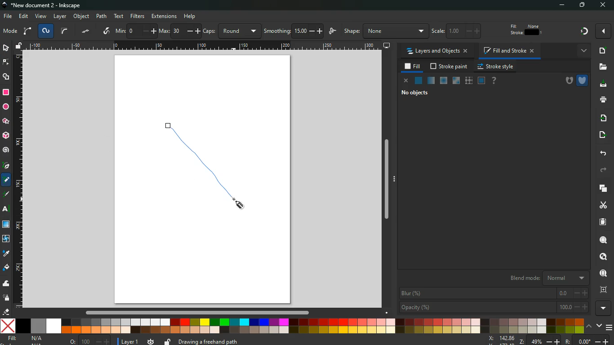 The image size is (614, 345). What do you see at coordinates (602, 205) in the screenshot?
I see `cut` at bounding box center [602, 205].